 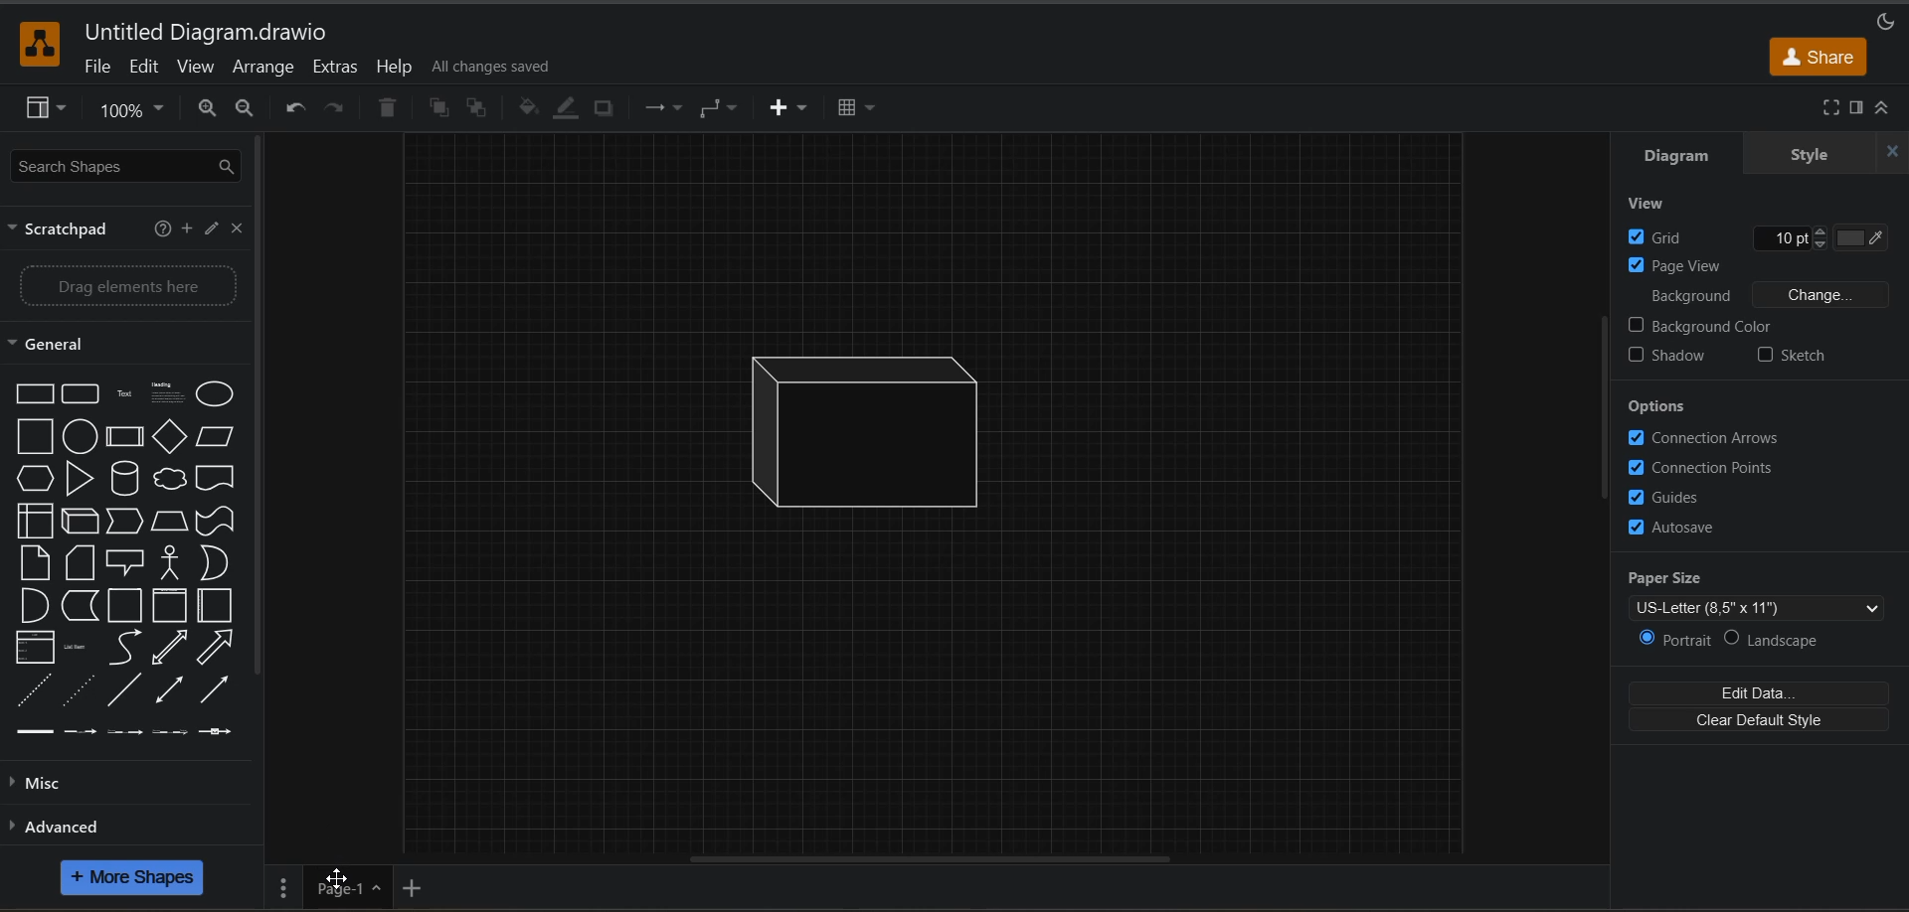 What do you see at coordinates (797, 109) in the screenshot?
I see `insert` at bounding box center [797, 109].